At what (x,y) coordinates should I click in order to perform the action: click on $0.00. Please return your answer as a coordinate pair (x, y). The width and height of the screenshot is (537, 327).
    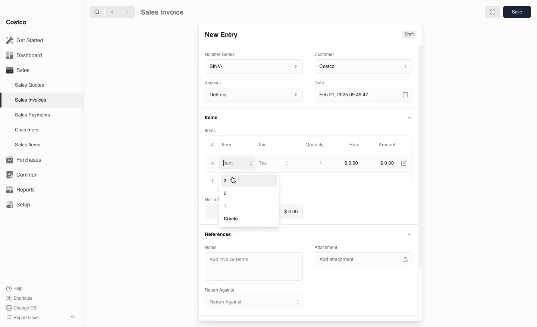
    Looking at the image, I should click on (291, 211).